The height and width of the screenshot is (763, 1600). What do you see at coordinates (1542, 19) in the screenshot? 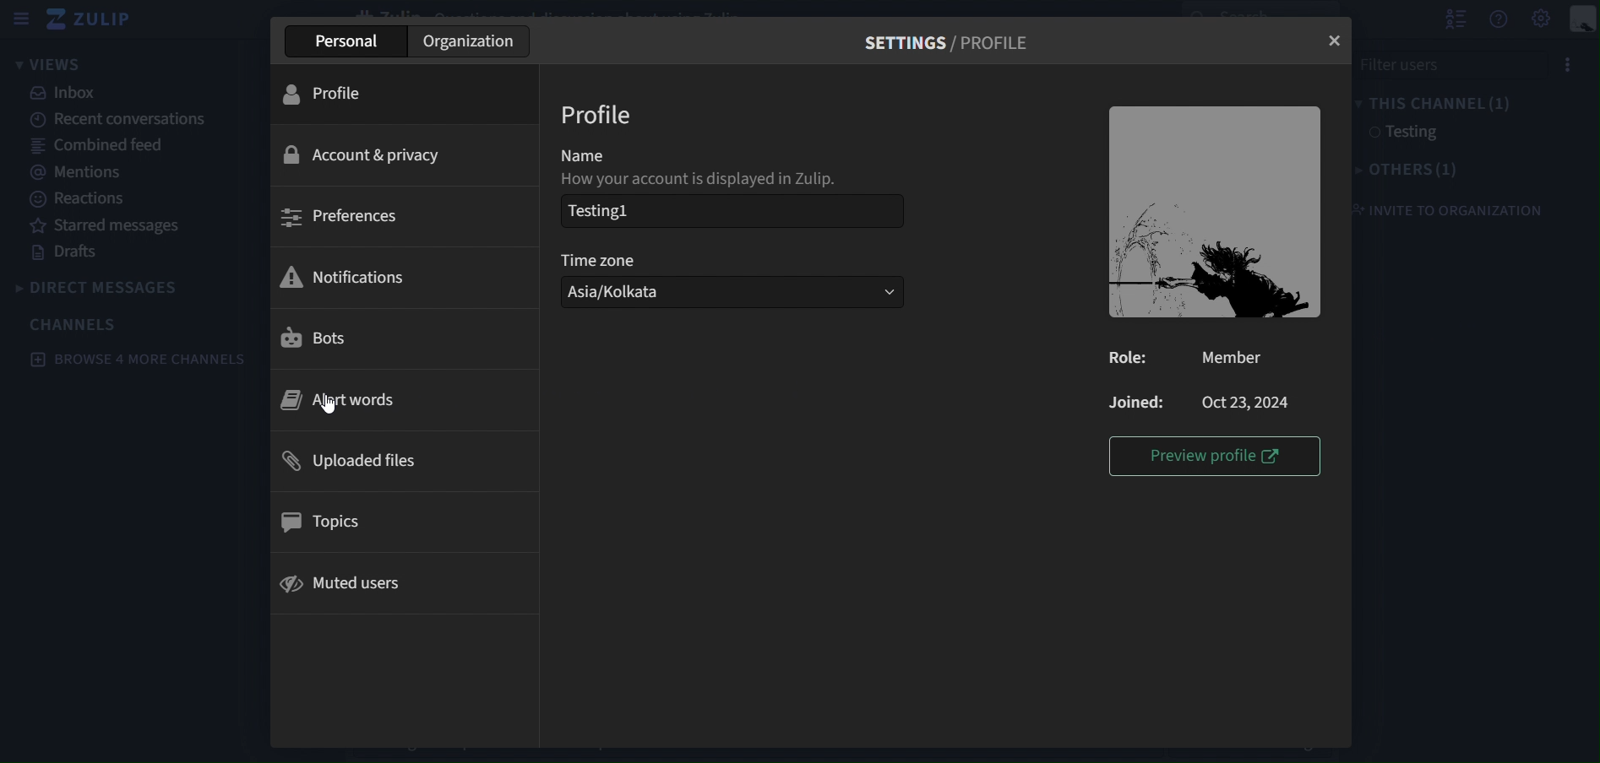
I see `main menu` at bounding box center [1542, 19].